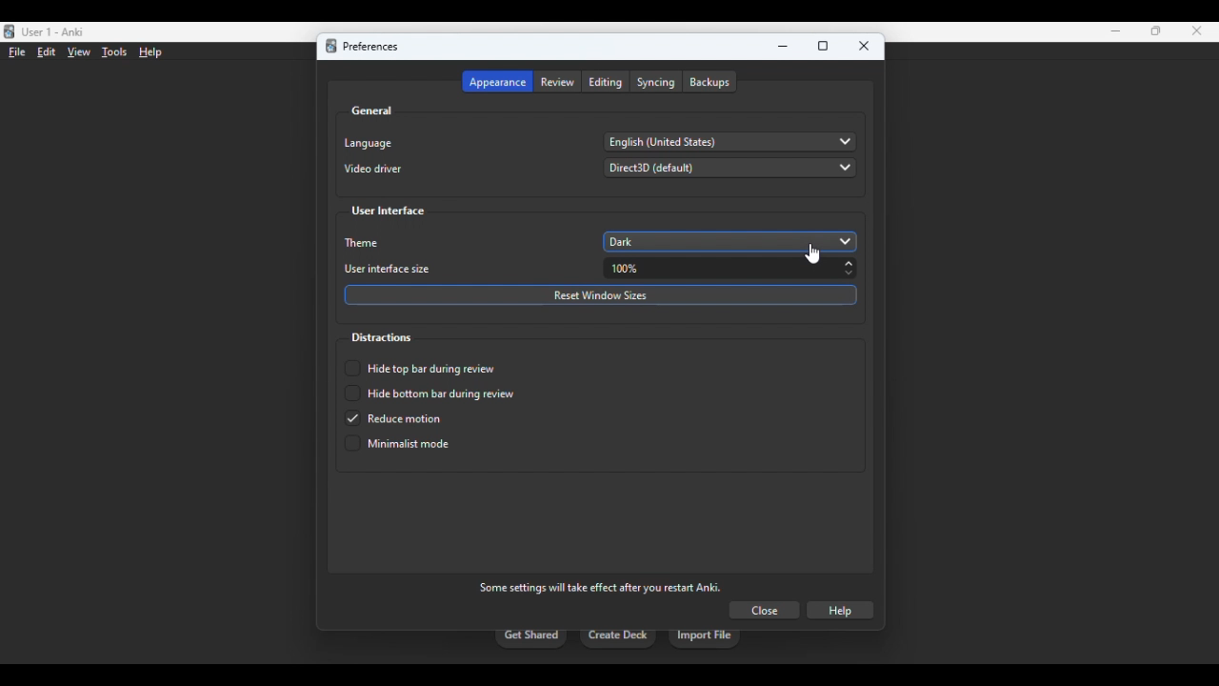  I want to click on logo, so click(10, 31).